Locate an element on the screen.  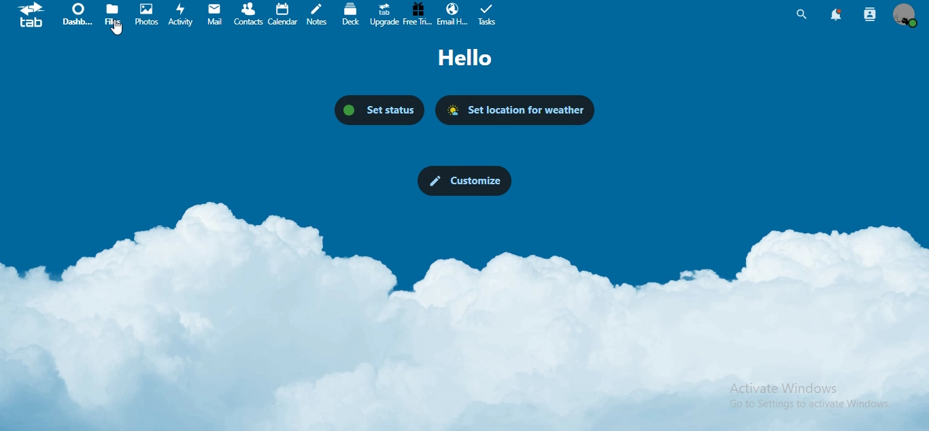
customize is located at coordinates (462, 181).